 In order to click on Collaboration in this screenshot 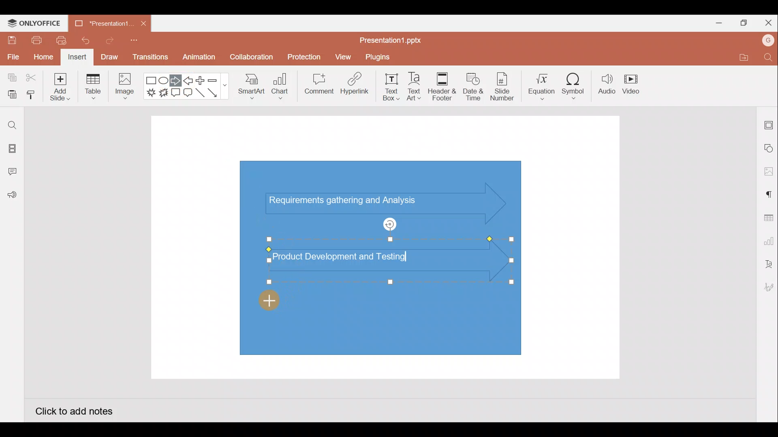, I will do `click(250, 60)`.